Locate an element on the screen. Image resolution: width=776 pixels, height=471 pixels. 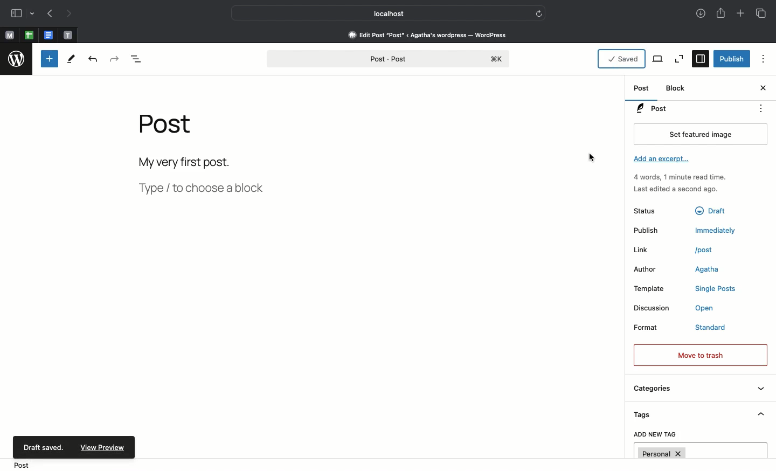
drop-down is located at coordinates (32, 13).